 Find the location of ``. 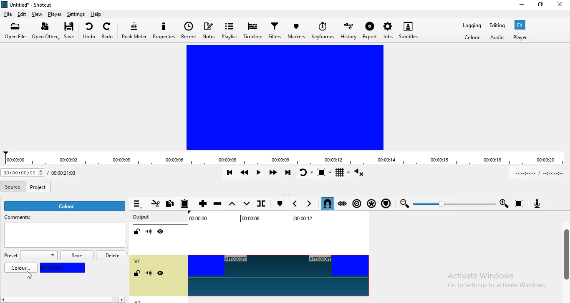

 is located at coordinates (289, 172).